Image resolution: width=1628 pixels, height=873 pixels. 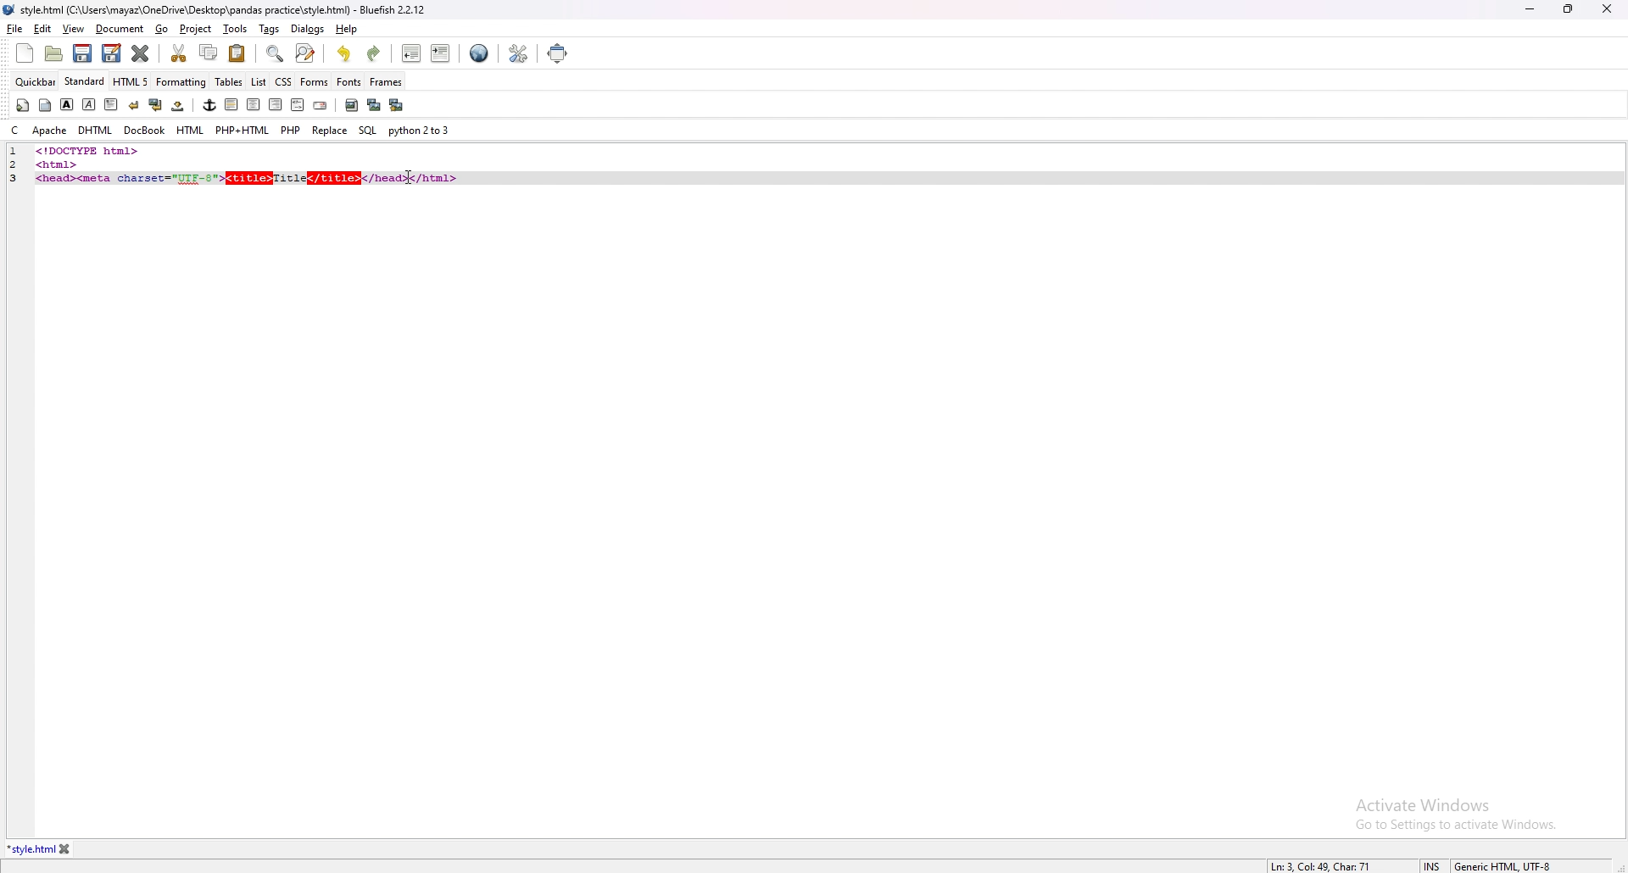 What do you see at coordinates (43, 29) in the screenshot?
I see `edit` at bounding box center [43, 29].